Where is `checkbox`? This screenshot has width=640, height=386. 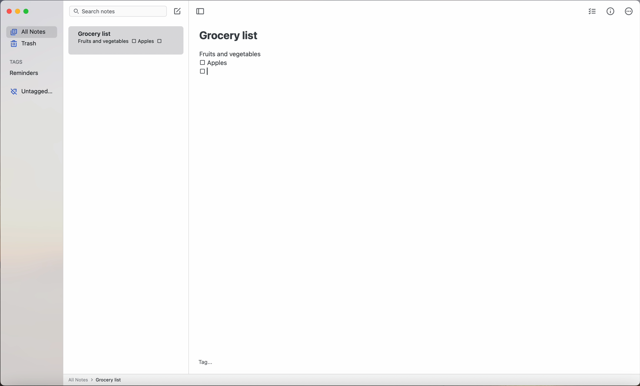
checkbox is located at coordinates (203, 72).